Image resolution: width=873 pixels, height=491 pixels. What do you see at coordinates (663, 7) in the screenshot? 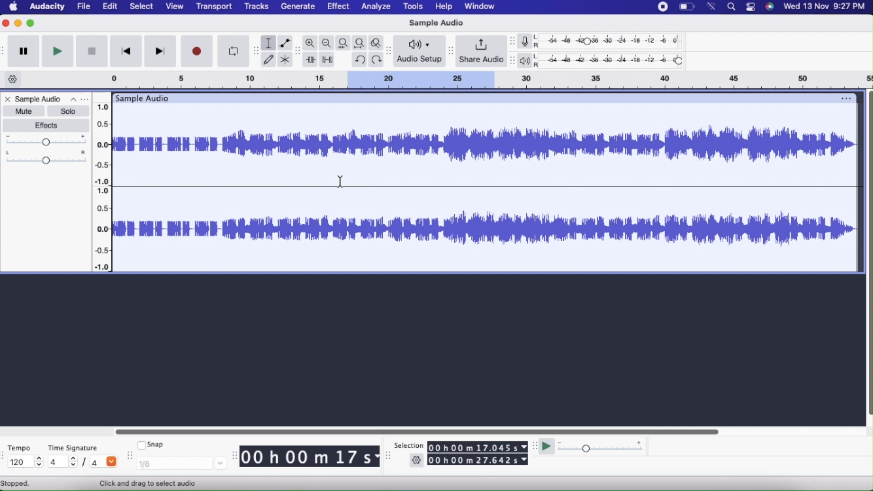
I see `menu` at bounding box center [663, 7].